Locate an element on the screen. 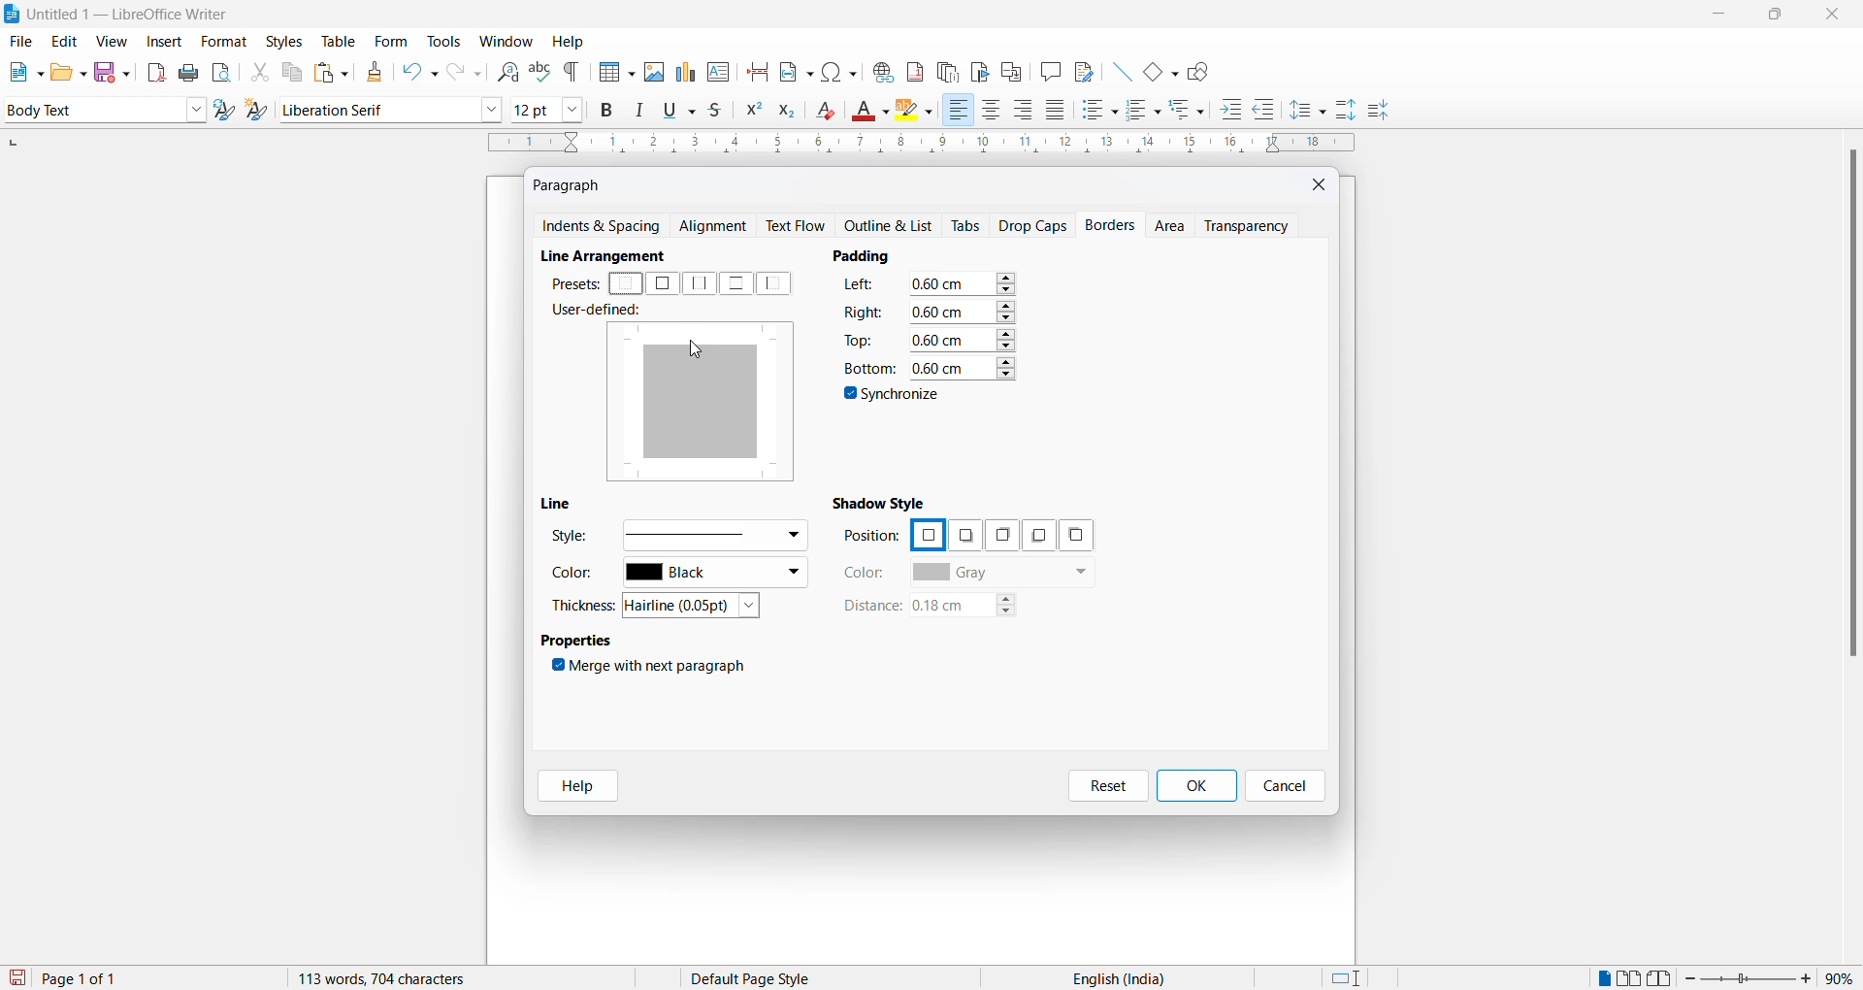 The width and height of the screenshot is (1863, 990). underline is located at coordinates (683, 110).